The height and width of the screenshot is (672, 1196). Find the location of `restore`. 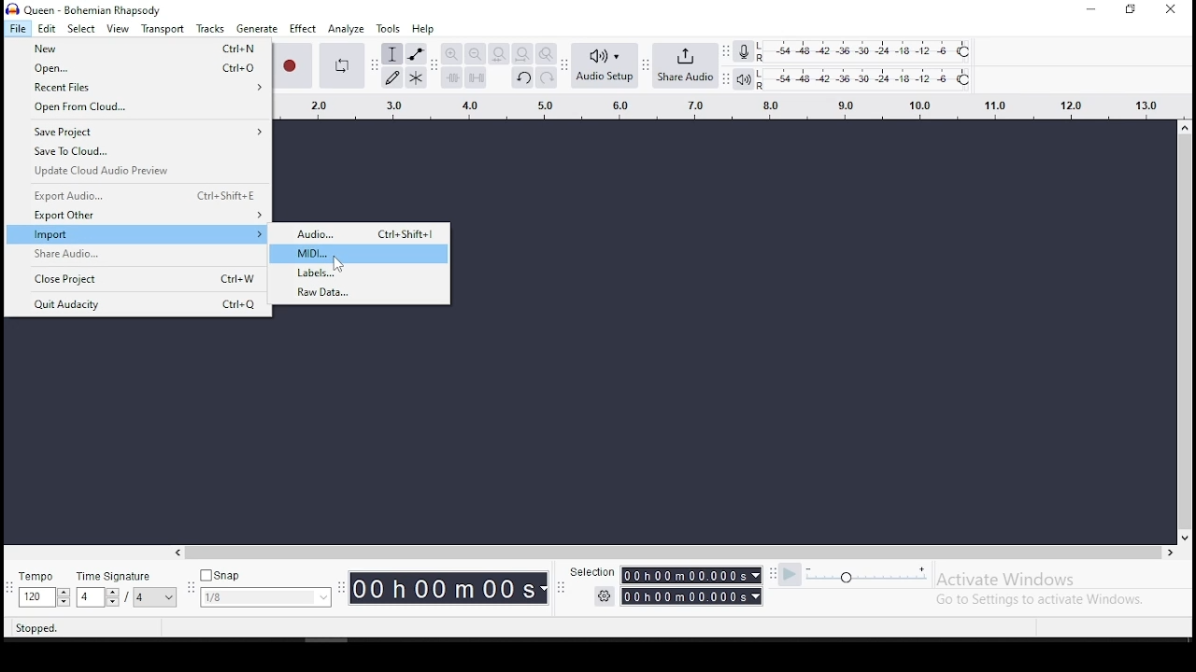

restore is located at coordinates (1132, 8).